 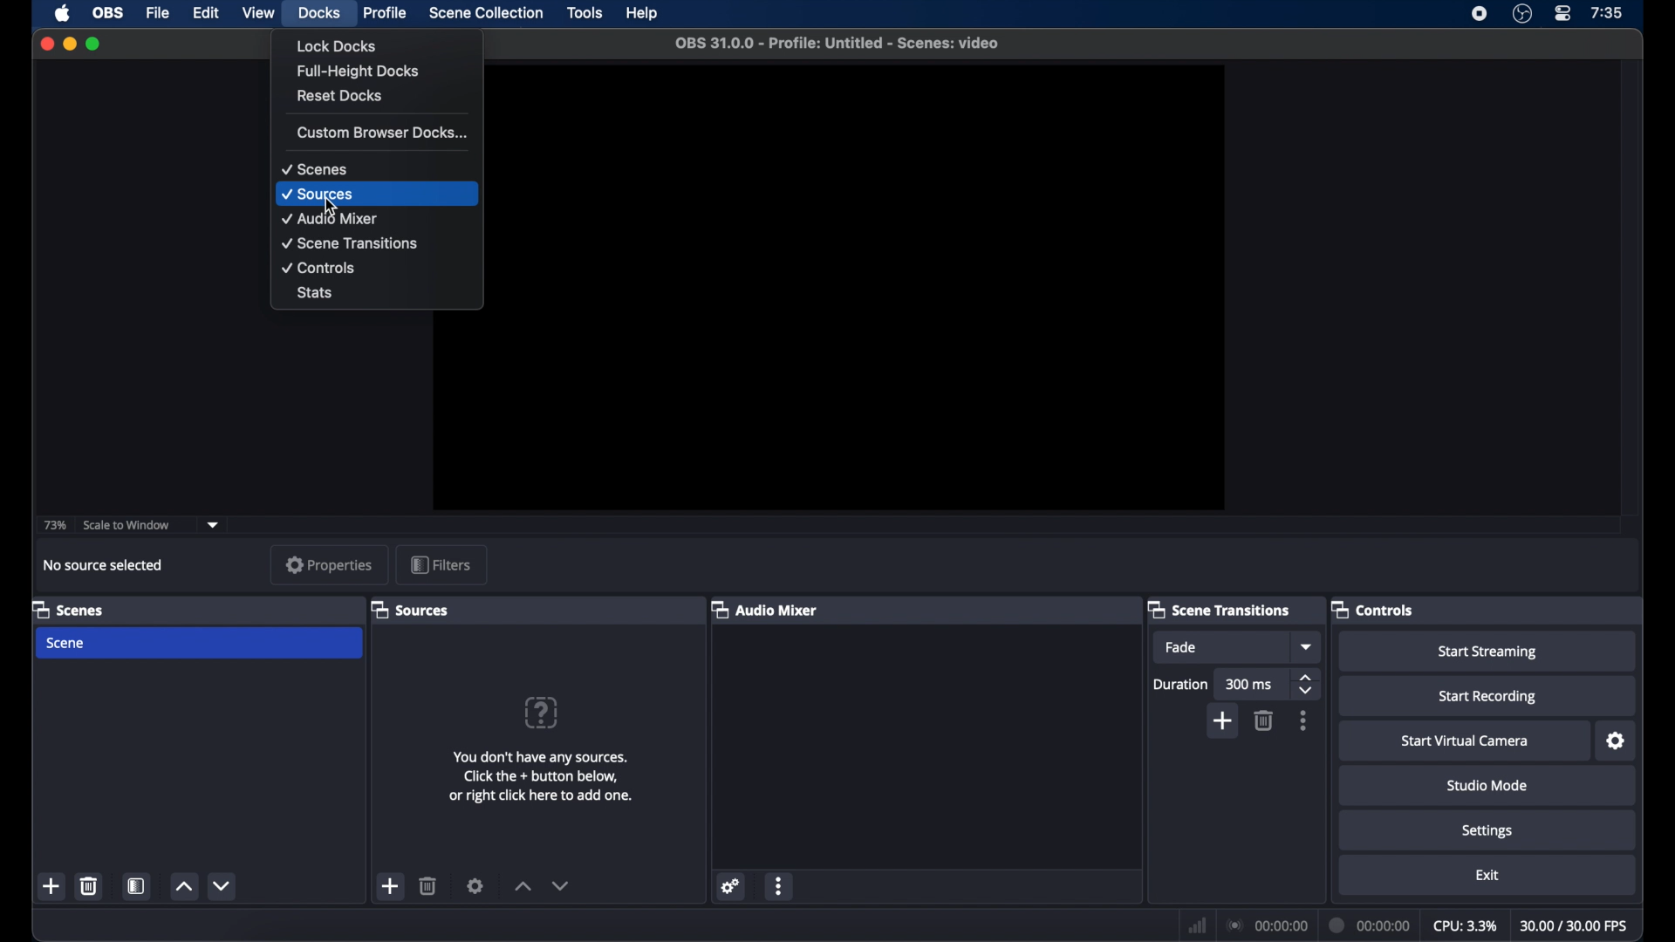 What do you see at coordinates (541, 776) in the screenshot?
I see `add sources information` at bounding box center [541, 776].